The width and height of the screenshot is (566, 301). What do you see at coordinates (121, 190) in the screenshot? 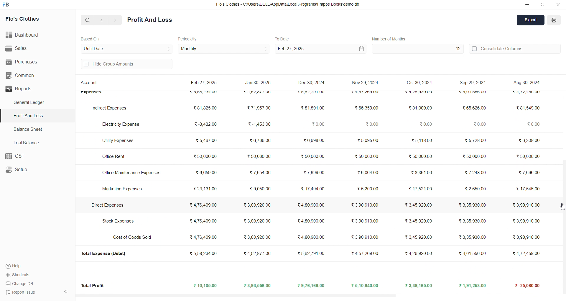
I see `Marketing Expenses` at bounding box center [121, 190].